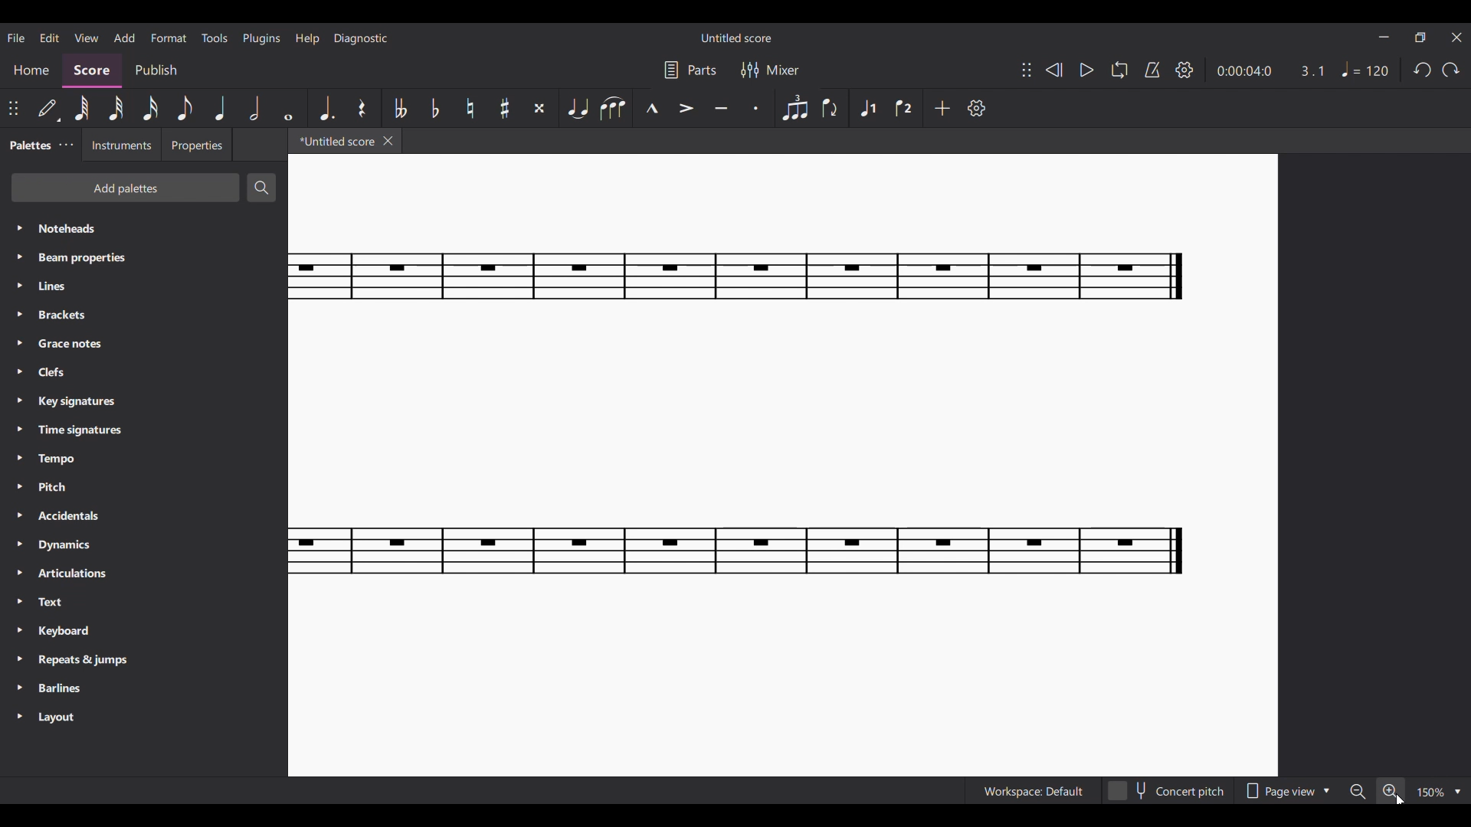 The image size is (1471, 827). I want to click on Current ratio, so click(1312, 71).